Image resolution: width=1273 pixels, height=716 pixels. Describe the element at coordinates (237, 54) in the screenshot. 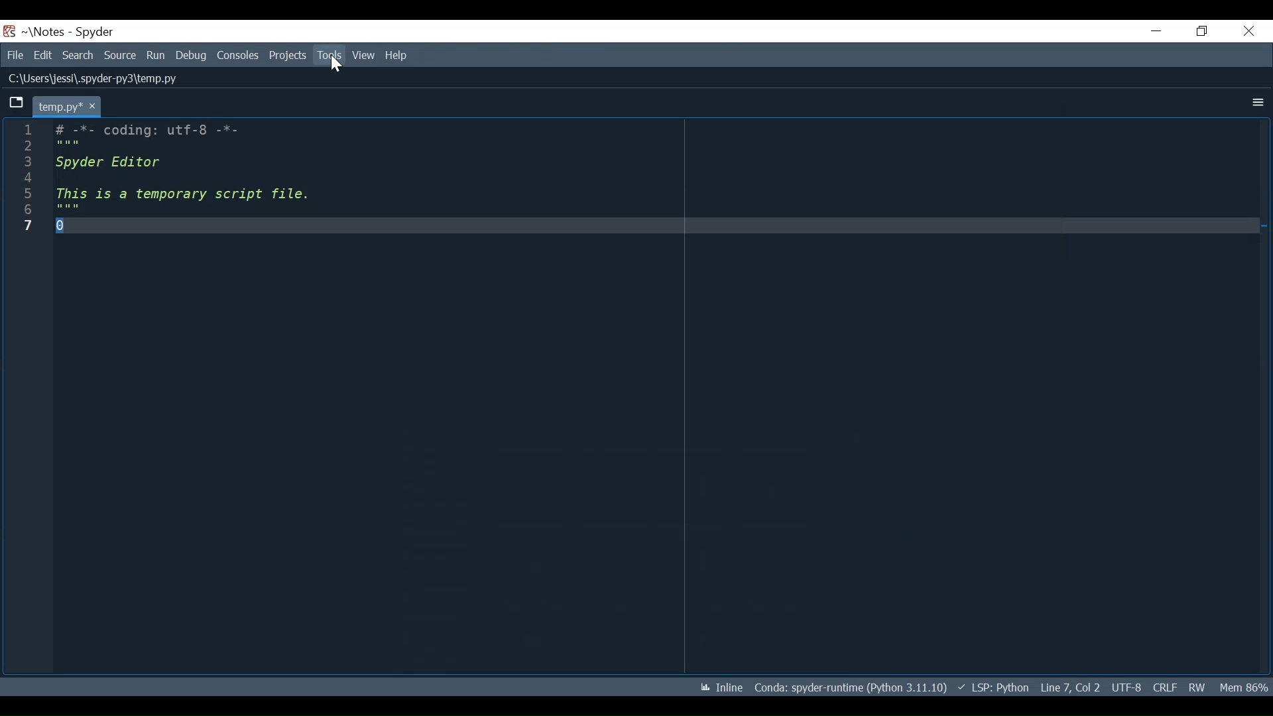

I see `Consoles` at that location.